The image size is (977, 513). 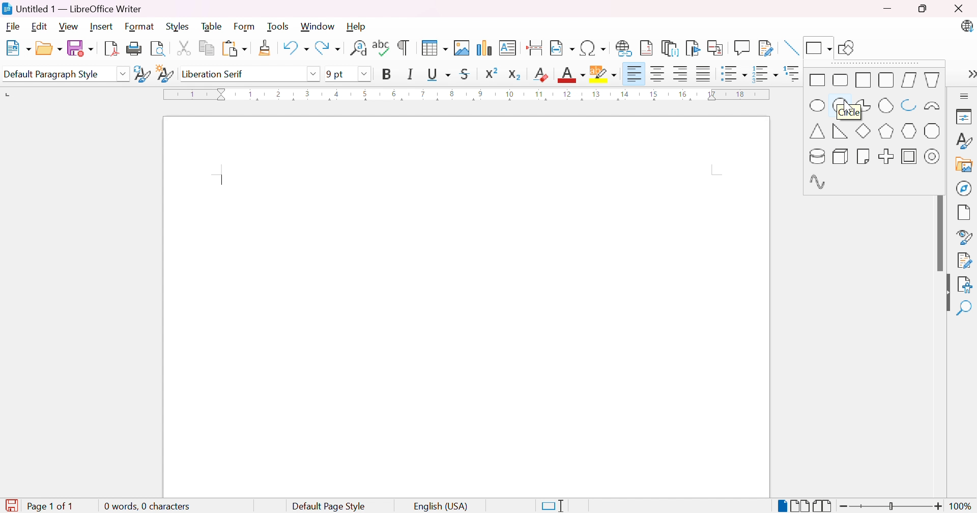 What do you see at coordinates (461, 48) in the screenshot?
I see `Insert image` at bounding box center [461, 48].